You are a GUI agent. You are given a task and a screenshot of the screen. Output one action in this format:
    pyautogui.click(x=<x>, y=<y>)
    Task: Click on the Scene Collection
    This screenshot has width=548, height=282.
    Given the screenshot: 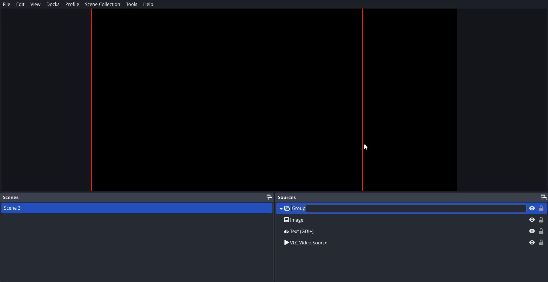 What is the action you would take?
    pyautogui.click(x=102, y=4)
    